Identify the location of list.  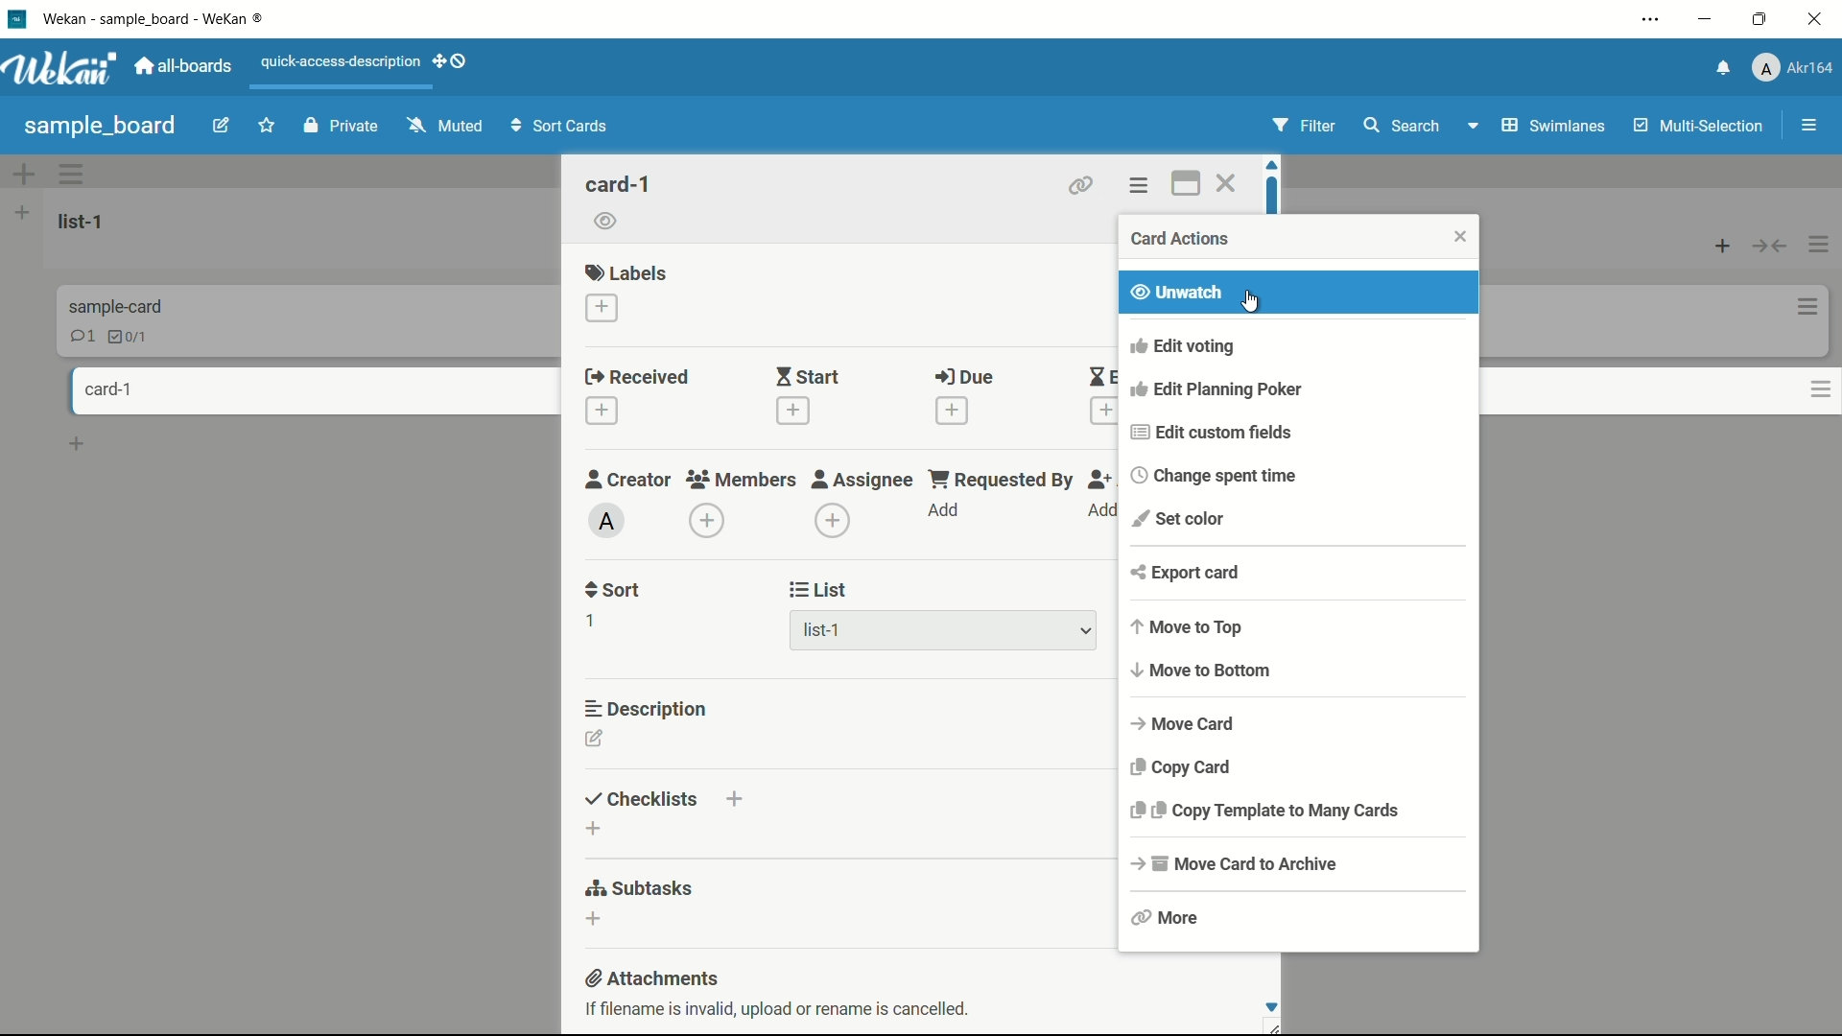
(819, 589).